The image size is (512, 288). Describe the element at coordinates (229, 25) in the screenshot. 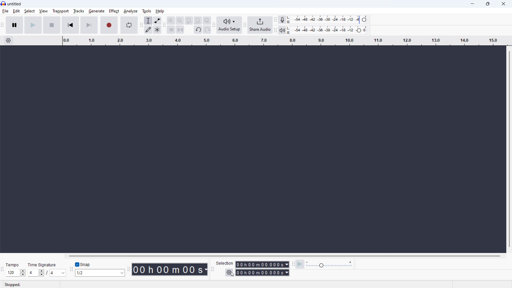

I see `audio setup` at that location.